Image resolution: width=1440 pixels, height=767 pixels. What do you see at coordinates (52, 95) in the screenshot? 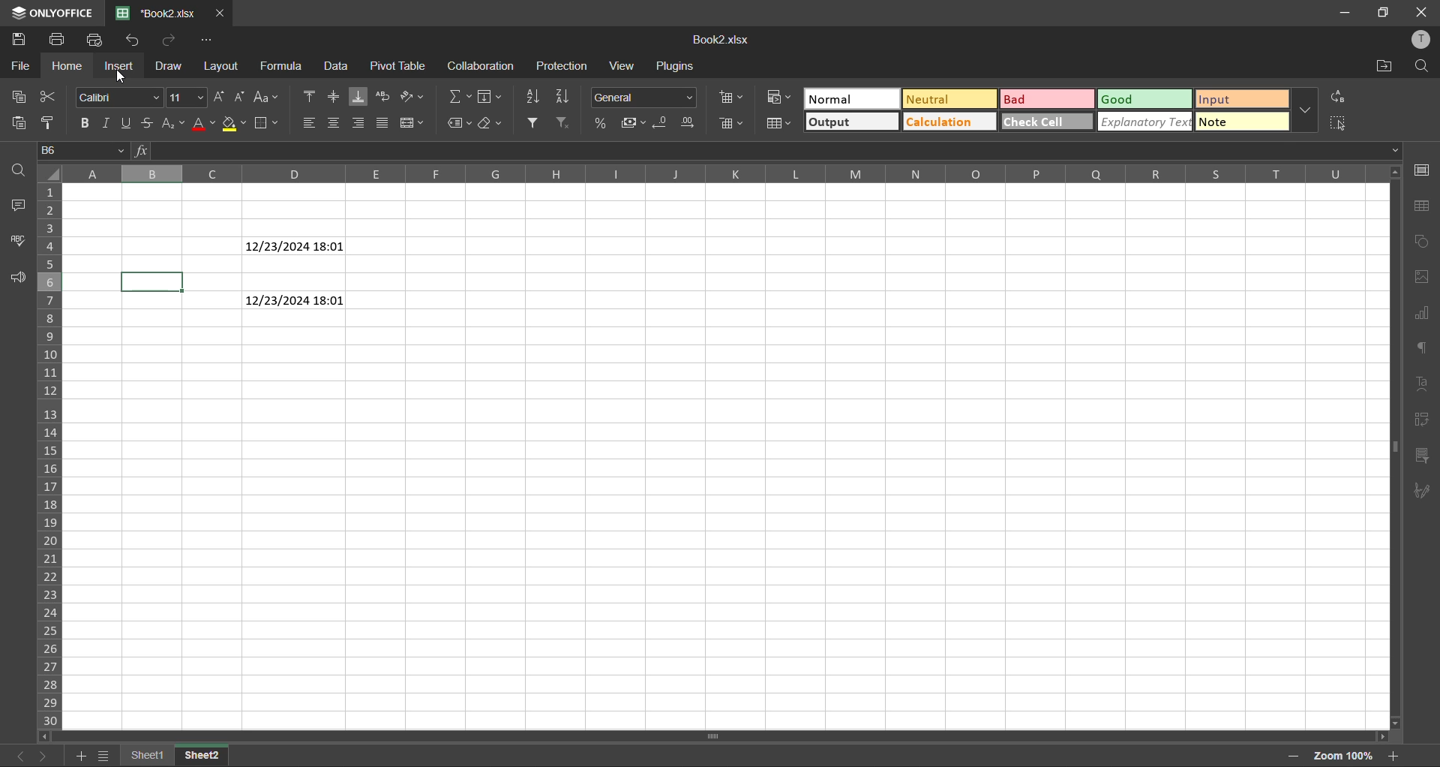
I see `cut` at bounding box center [52, 95].